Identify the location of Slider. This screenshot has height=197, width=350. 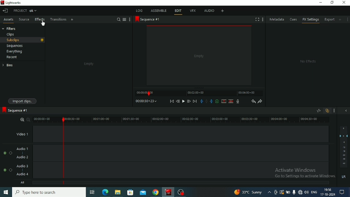
(199, 120).